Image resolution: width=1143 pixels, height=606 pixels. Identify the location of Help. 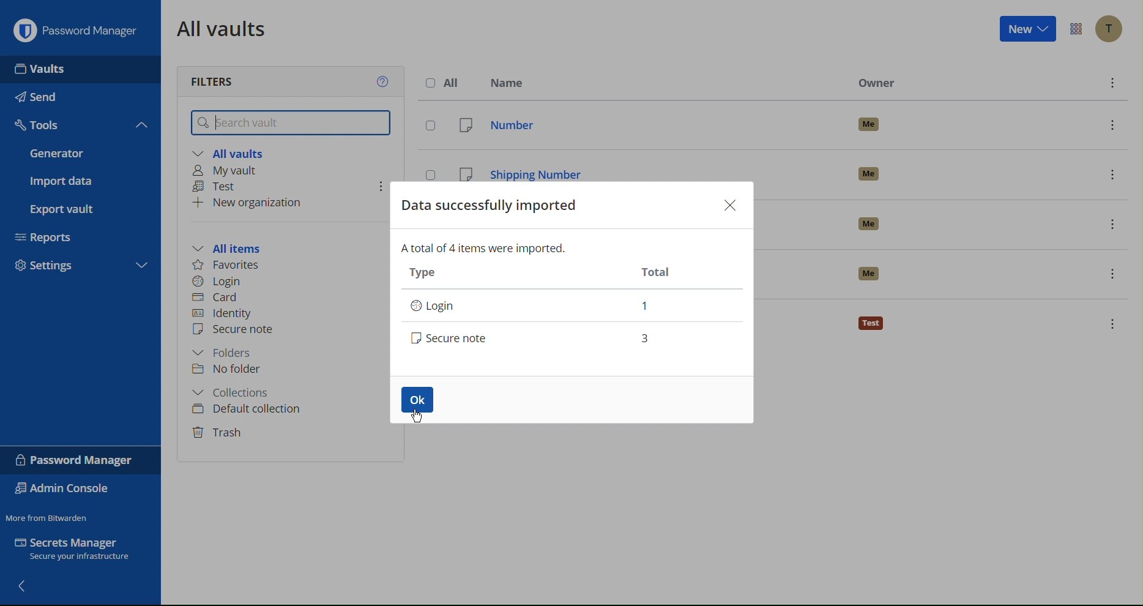
(385, 81).